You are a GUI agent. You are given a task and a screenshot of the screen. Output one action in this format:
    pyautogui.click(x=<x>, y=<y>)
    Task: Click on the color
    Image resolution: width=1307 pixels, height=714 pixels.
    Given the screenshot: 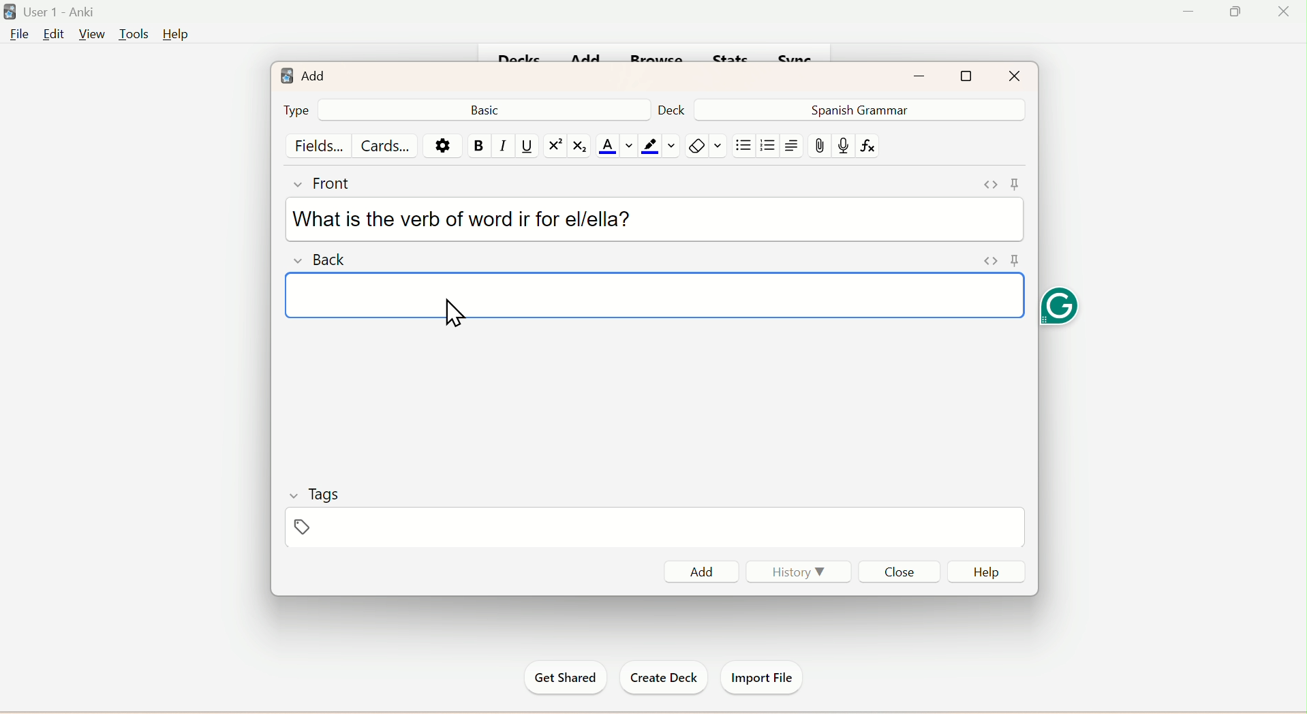 What is the action you would take?
    pyautogui.click(x=657, y=146)
    